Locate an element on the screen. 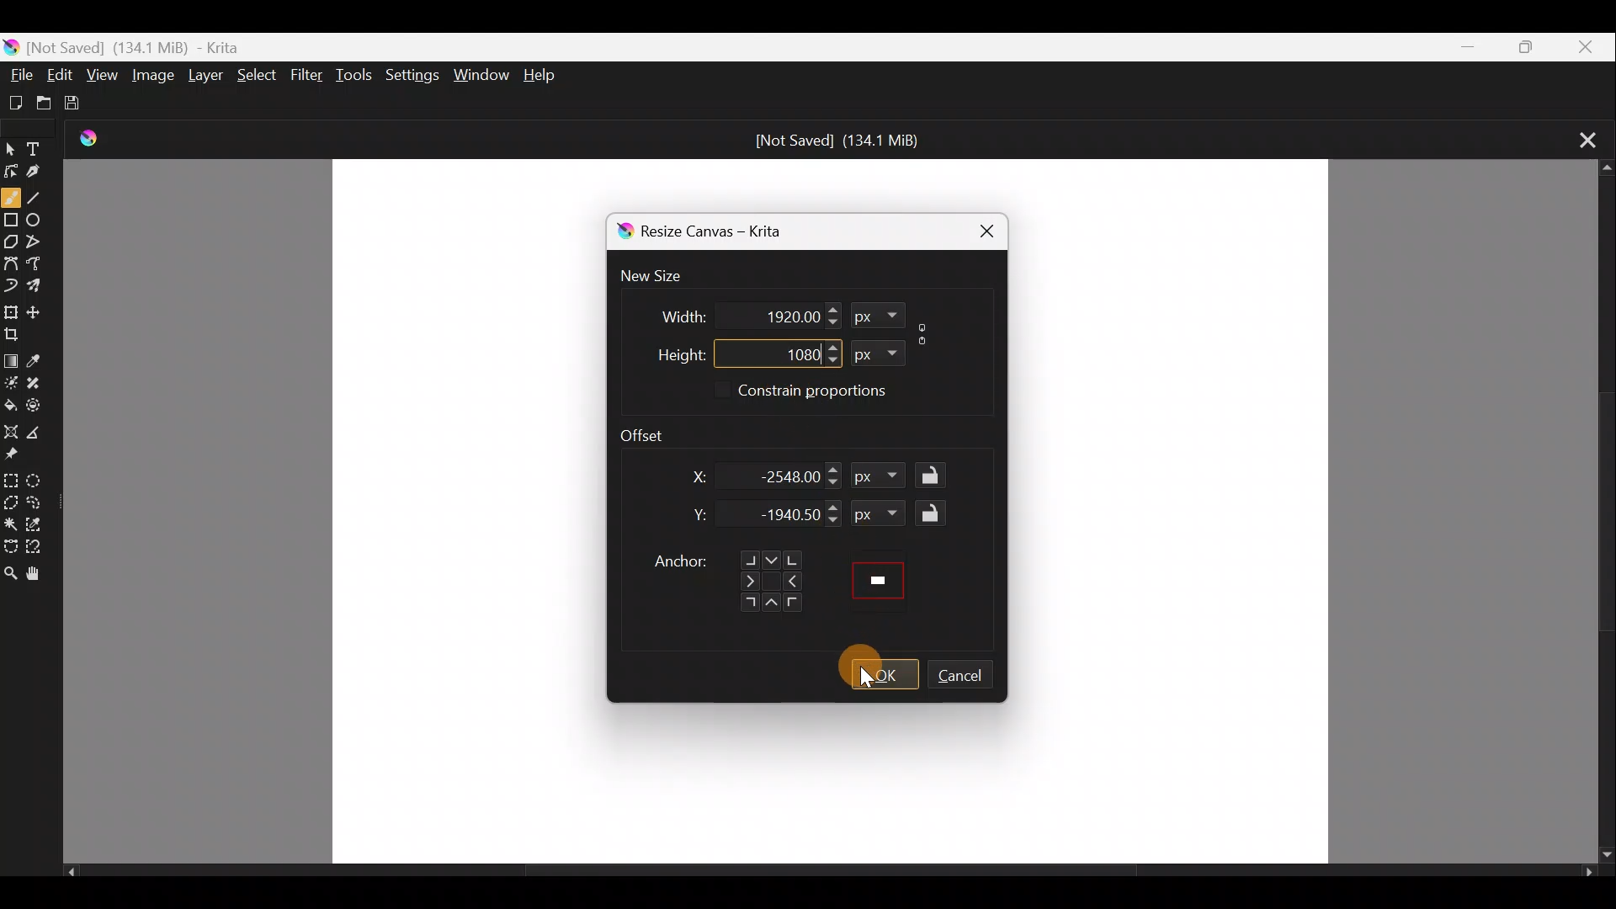 The image size is (1616, 909). 1080 is located at coordinates (768, 352).